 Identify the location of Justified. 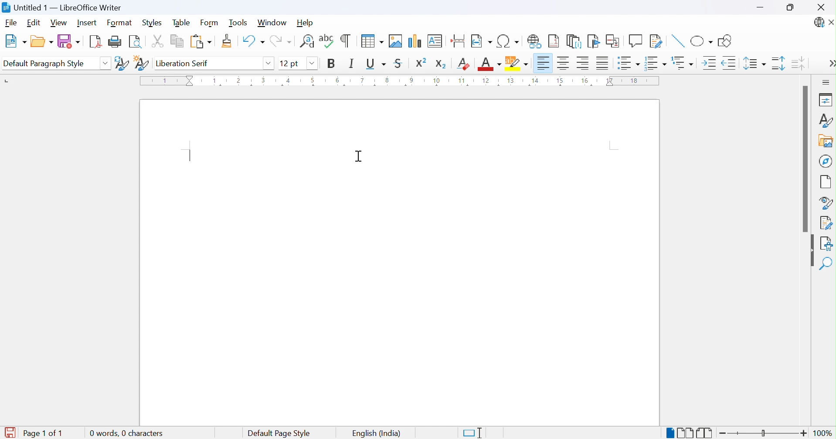
(604, 63).